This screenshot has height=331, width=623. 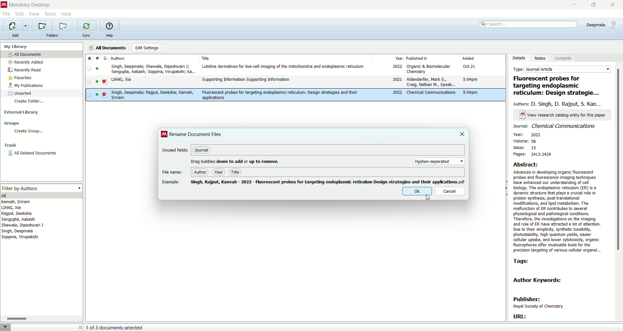 I want to click on close, so click(x=458, y=134).